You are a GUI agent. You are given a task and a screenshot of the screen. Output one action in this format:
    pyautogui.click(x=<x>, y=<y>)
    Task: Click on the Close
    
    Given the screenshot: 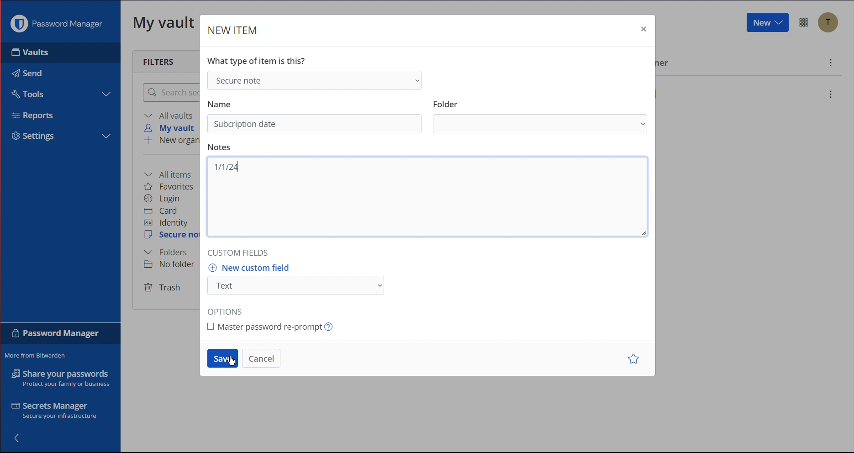 What is the action you would take?
    pyautogui.click(x=643, y=31)
    